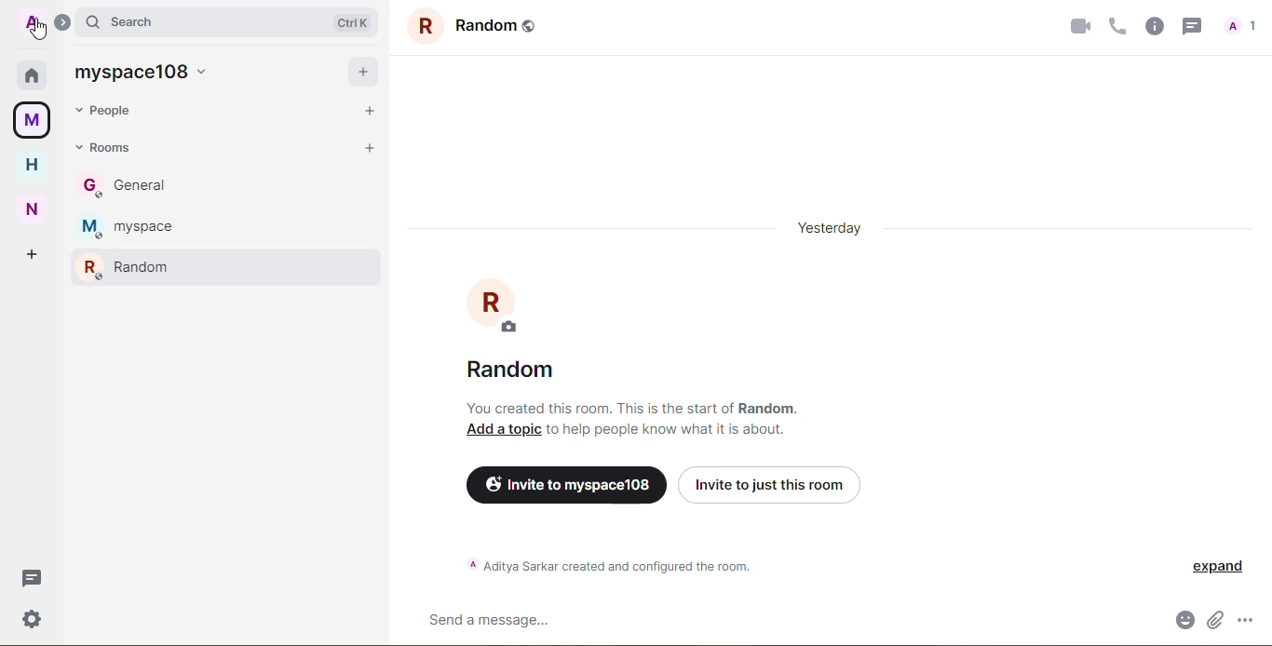 This screenshot has height=646, width=1272. What do you see at coordinates (607, 563) in the screenshot?
I see `info` at bounding box center [607, 563].